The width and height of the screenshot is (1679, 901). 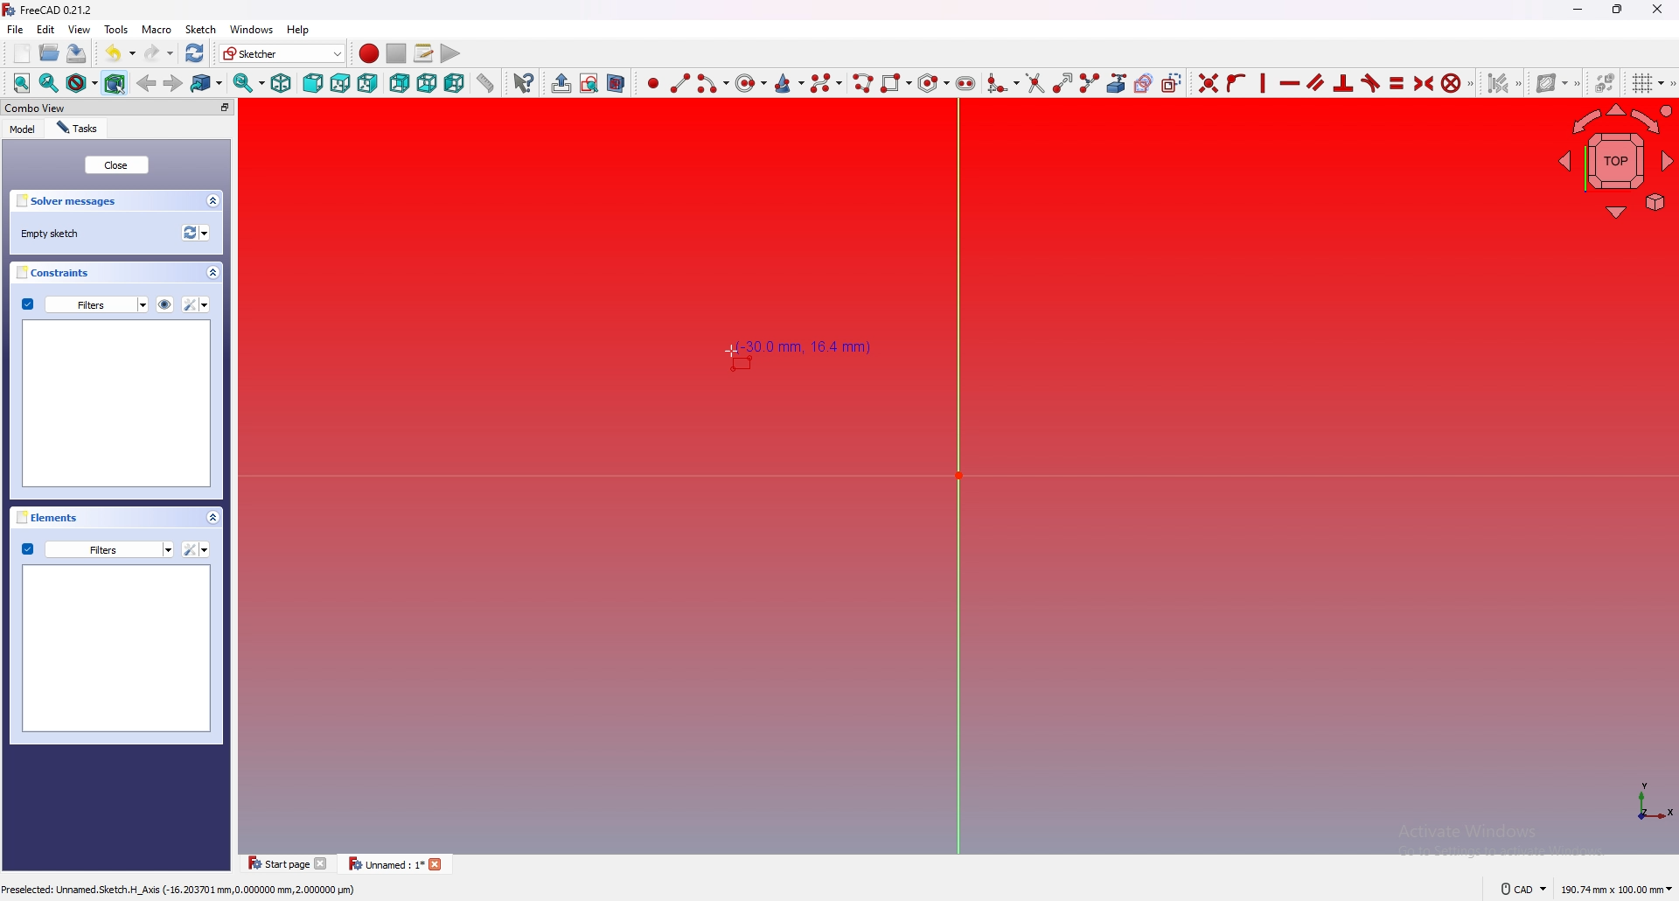 What do you see at coordinates (52, 272) in the screenshot?
I see `constraints` at bounding box center [52, 272].